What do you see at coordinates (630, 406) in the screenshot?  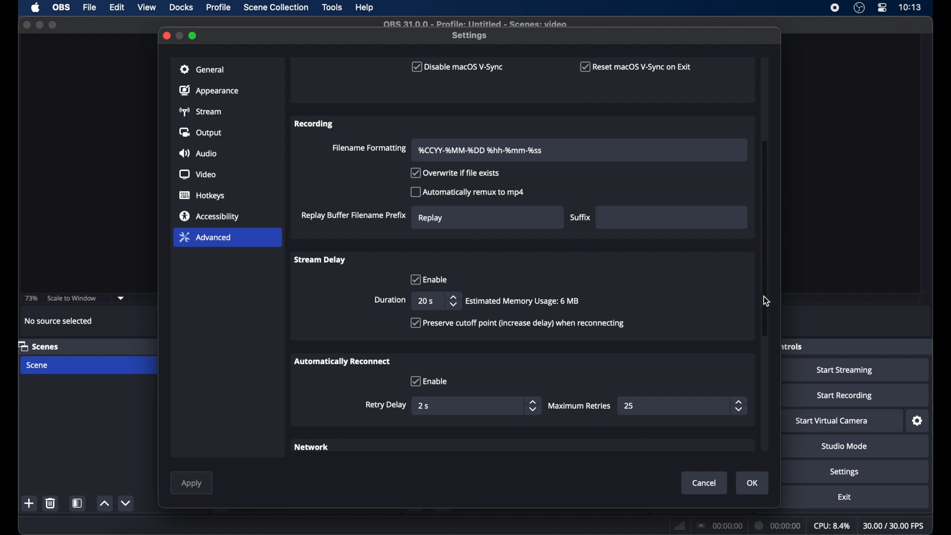 I see `25` at bounding box center [630, 406].